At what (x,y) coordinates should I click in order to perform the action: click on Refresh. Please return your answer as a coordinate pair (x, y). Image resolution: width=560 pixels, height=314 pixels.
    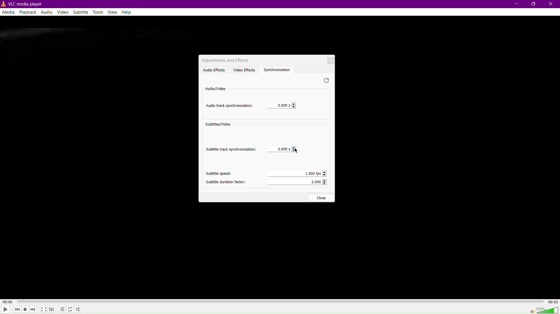
    Looking at the image, I should click on (327, 80).